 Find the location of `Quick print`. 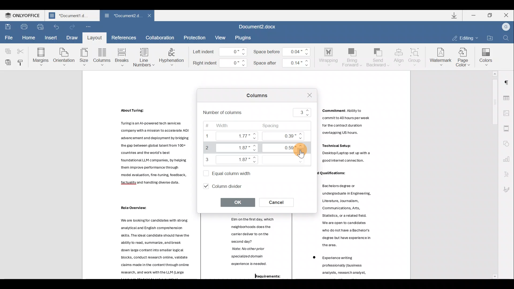

Quick print is located at coordinates (40, 26).